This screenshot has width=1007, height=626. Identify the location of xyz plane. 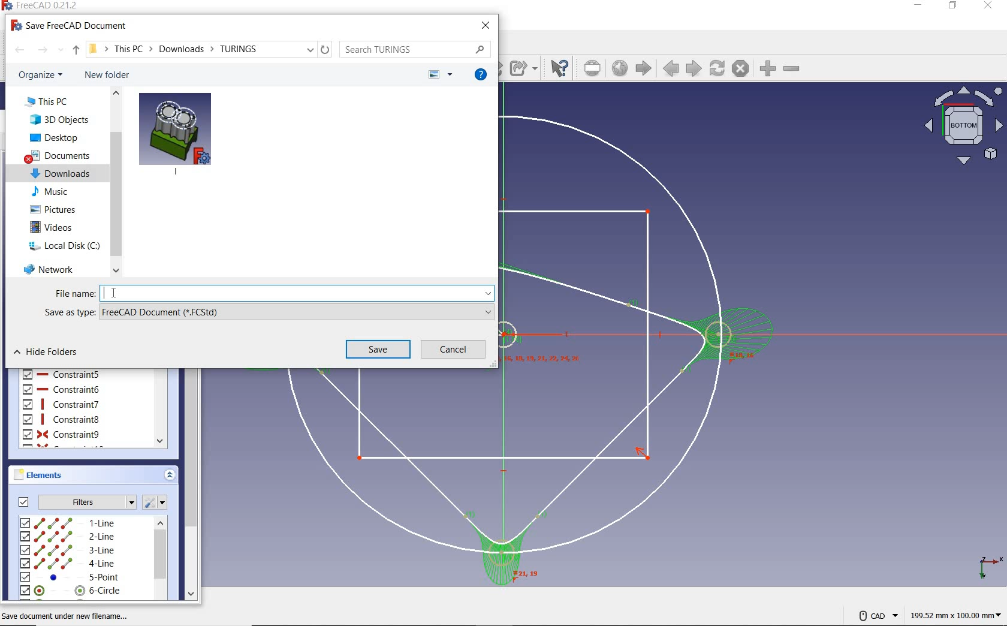
(986, 565).